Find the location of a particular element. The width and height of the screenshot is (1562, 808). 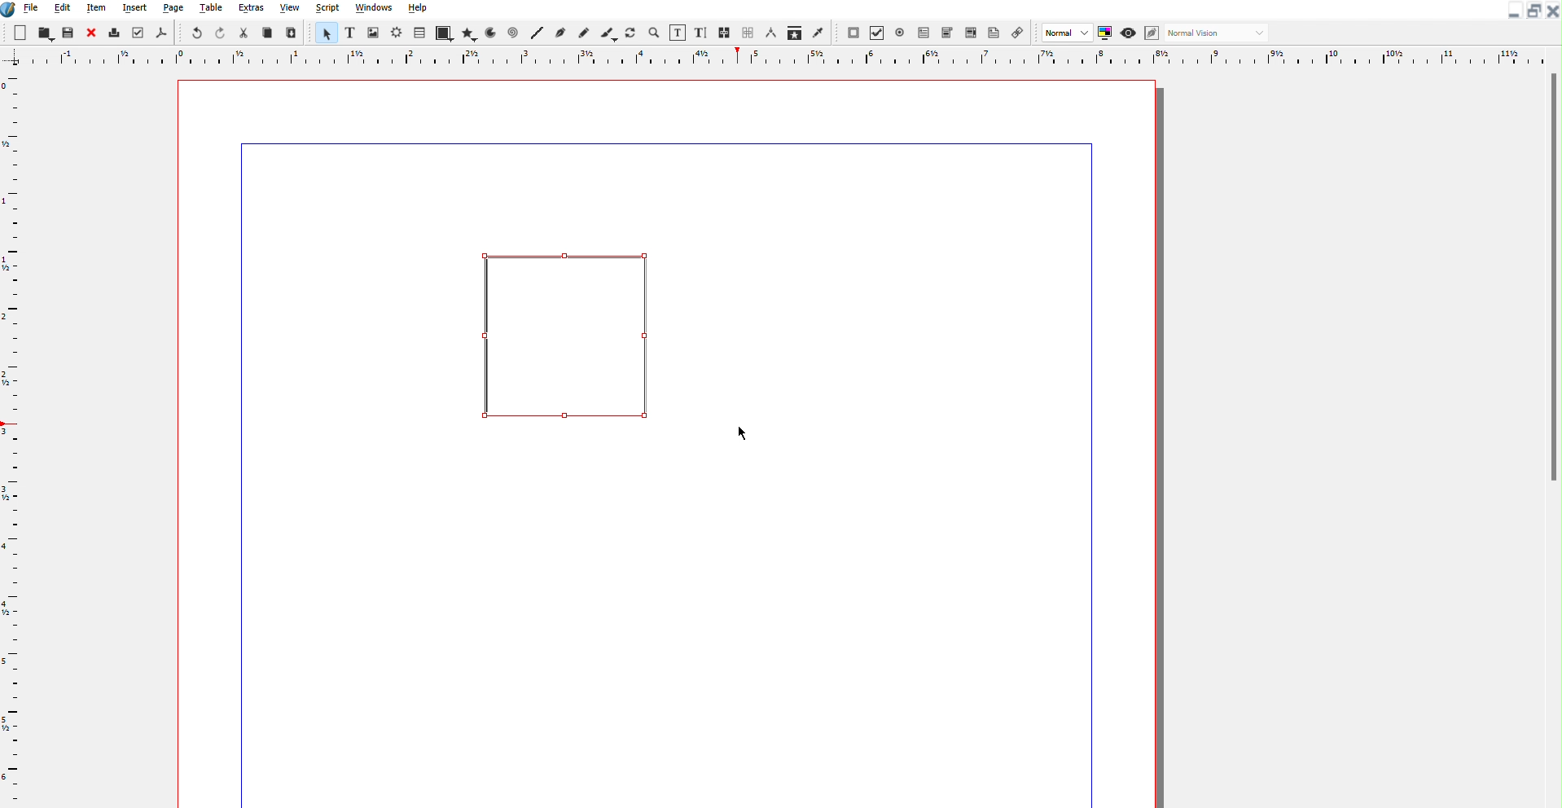

Spiral is located at coordinates (513, 33).